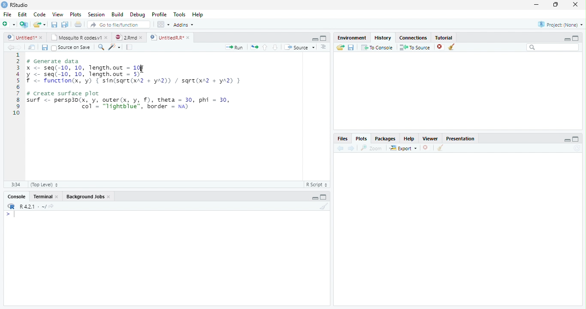 This screenshot has width=586, height=309. I want to click on Close, so click(57, 197).